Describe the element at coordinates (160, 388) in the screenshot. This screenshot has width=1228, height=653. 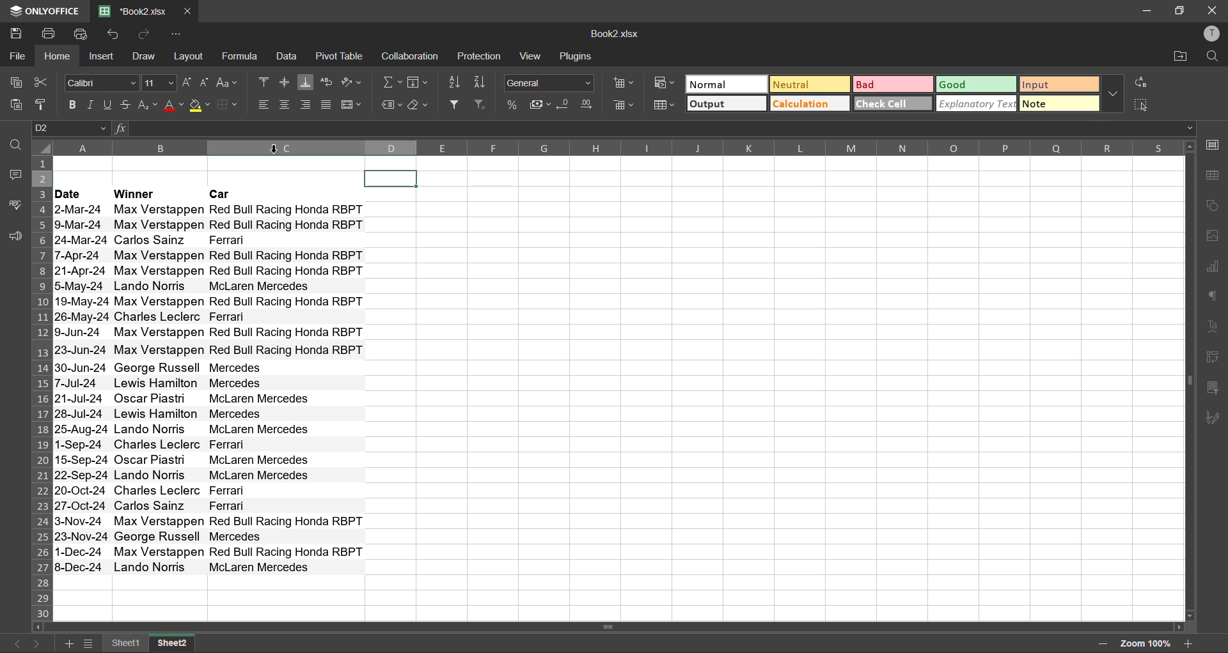
I see `Max Verstappen
Max Verstappen
Carlos Sainz
Max Verstappen
Max Verstappen
Lando Norris
Max Verstappen
Charles Leclerc
Max Verstappen
Max Verstappen
George Russell
Lewis Hamilton
Oscar Piastri
Lewis Hamilton
Lando Norris
Charles Leclerc
Oscar Piastri
Lando Norris
Charles Leclerc
Carlos Sainz
Max Verstappen
George Russell
Max Verstappen
Lando Norris` at that location.